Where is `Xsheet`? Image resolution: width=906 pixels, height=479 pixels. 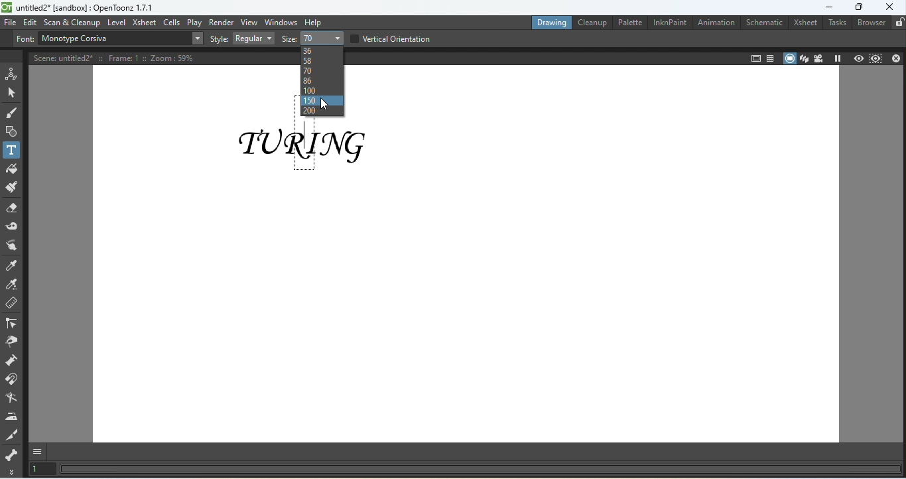
Xsheet is located at coordinates (145, 22).